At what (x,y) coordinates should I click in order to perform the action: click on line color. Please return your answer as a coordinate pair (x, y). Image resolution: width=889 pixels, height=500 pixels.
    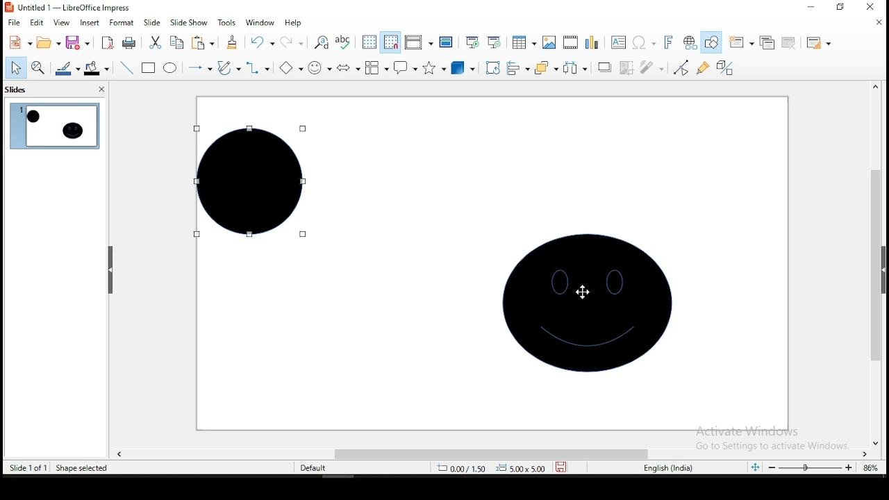
    Looking at the image, I should click on (67, 70).